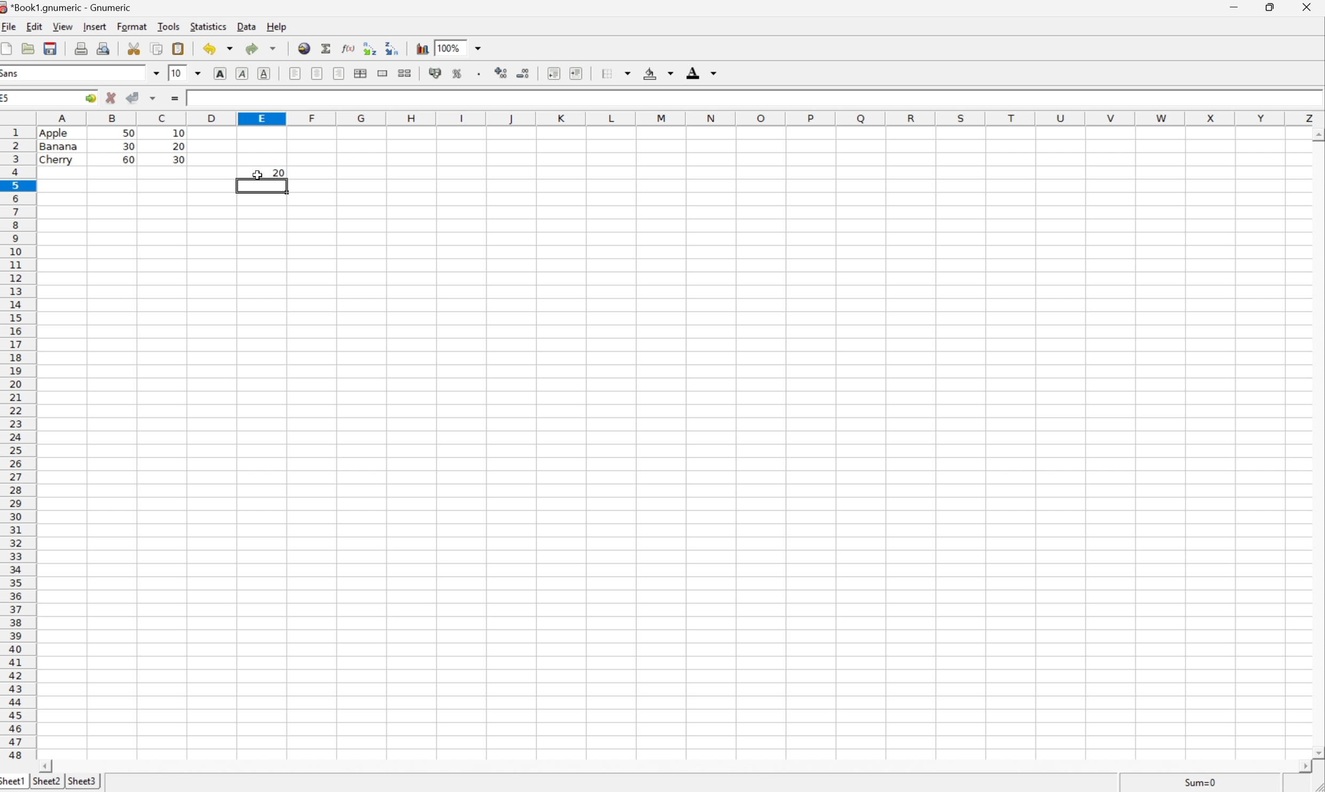  I want to click on restore down, so click(1273, 7).